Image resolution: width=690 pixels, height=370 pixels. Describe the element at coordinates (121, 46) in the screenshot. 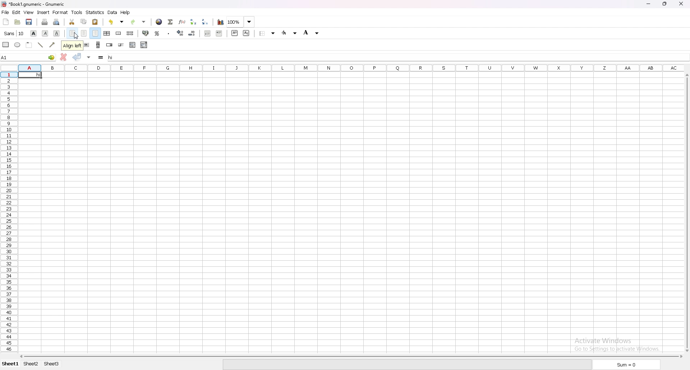

I see `slider` at that location.